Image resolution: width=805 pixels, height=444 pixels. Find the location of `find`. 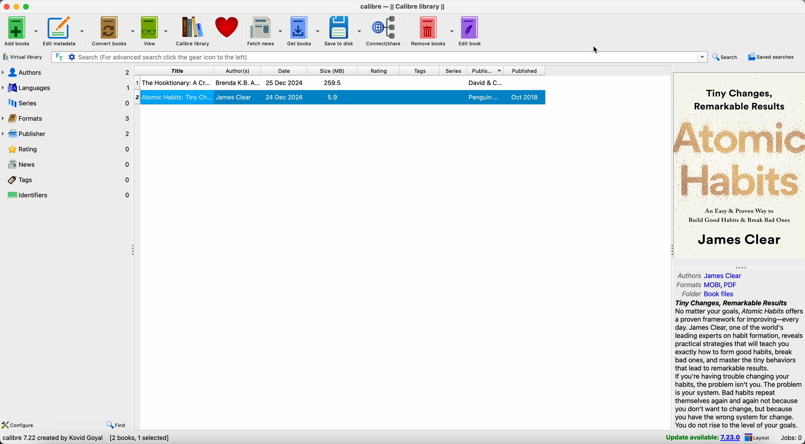

find is located at coordinates (116, 425).